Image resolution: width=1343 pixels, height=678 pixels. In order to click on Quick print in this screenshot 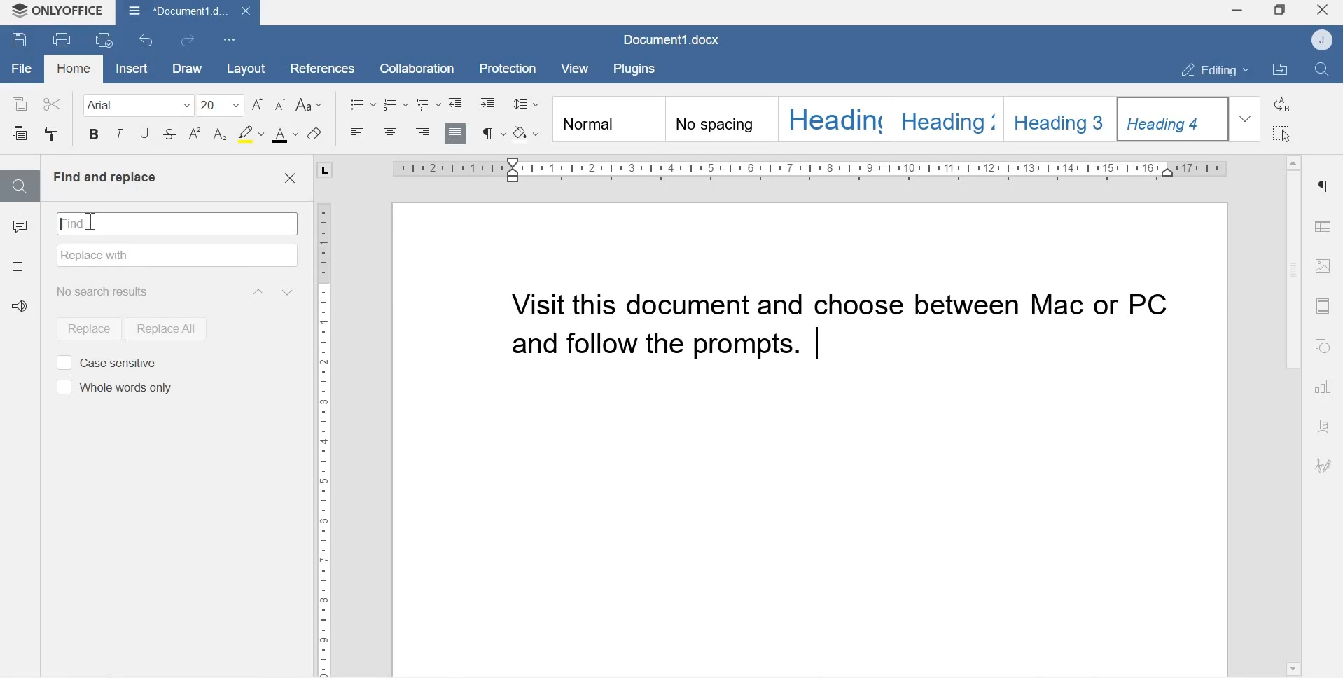, I will do `click(106, 41)`.